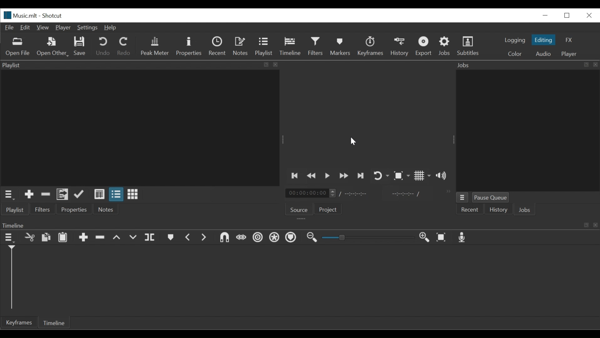 The height and width of the screenshot is (338, 600). I want to click on Markers, so click(341, 47).